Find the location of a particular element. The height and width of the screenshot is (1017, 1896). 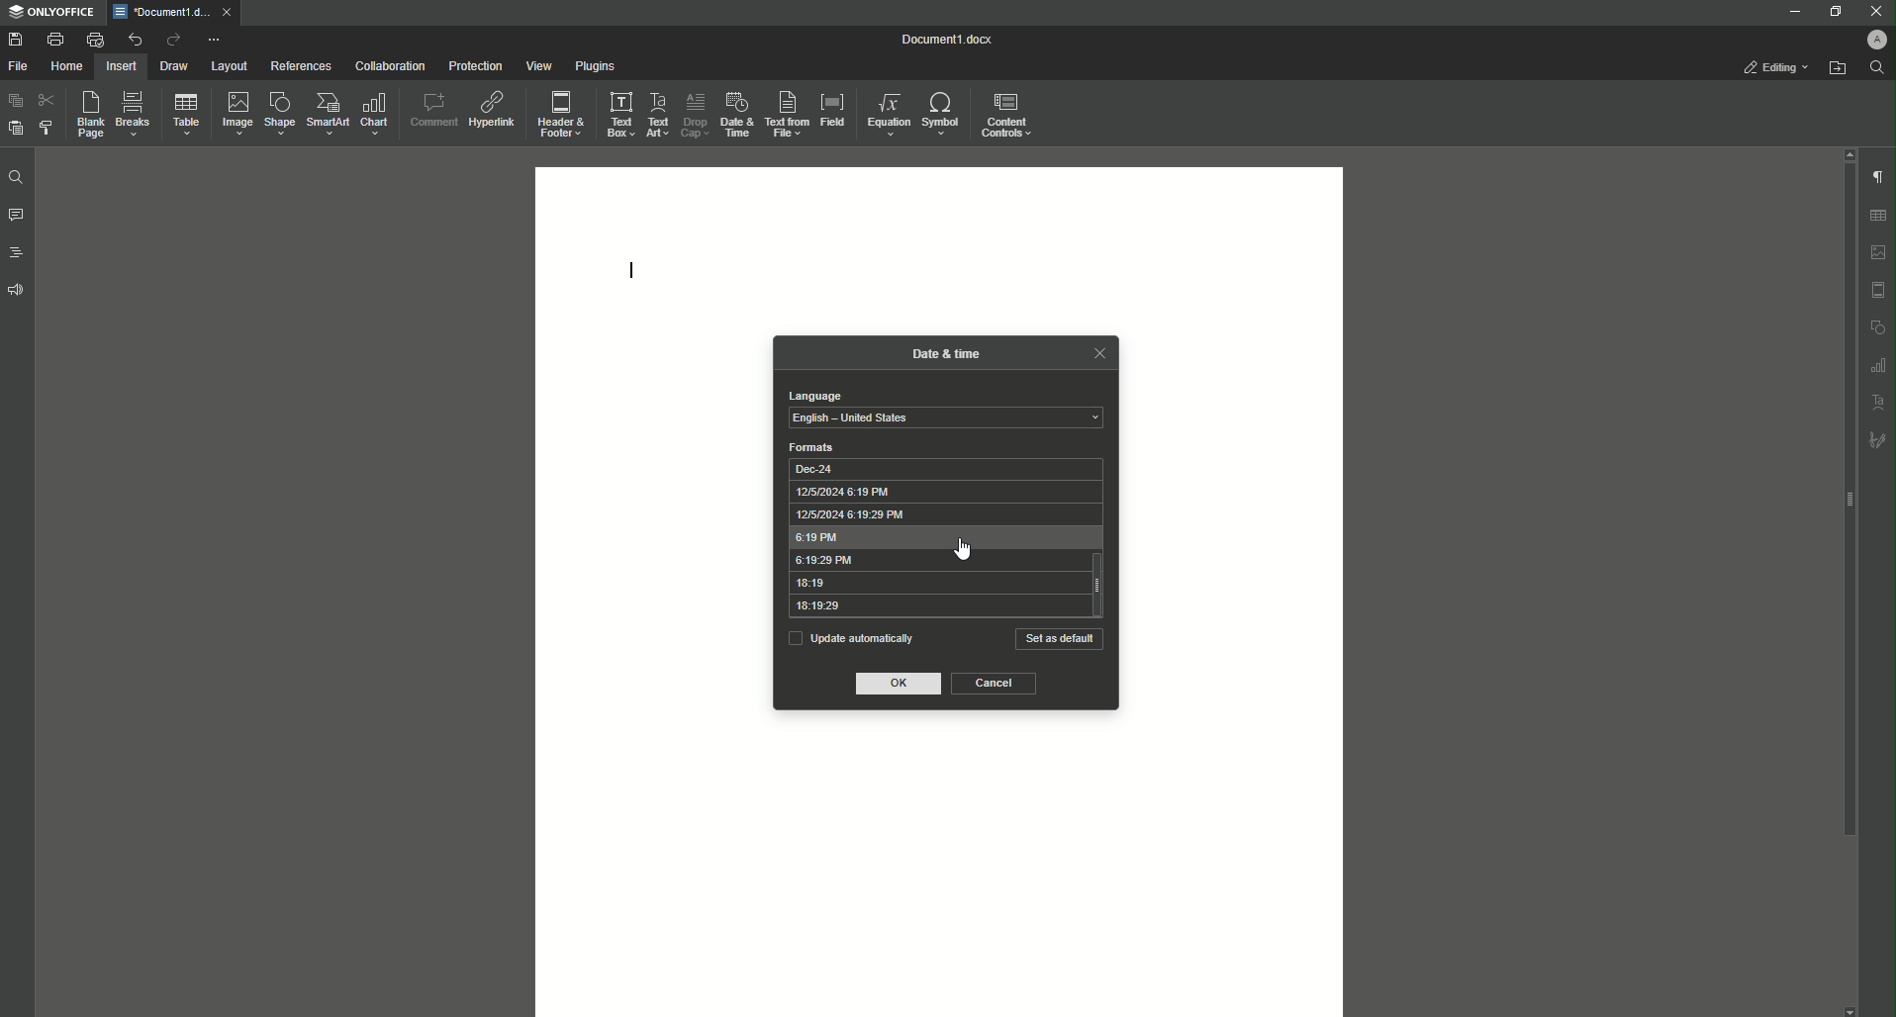

12/5/2024 6:19 PM is located at coordinates (936, 492).